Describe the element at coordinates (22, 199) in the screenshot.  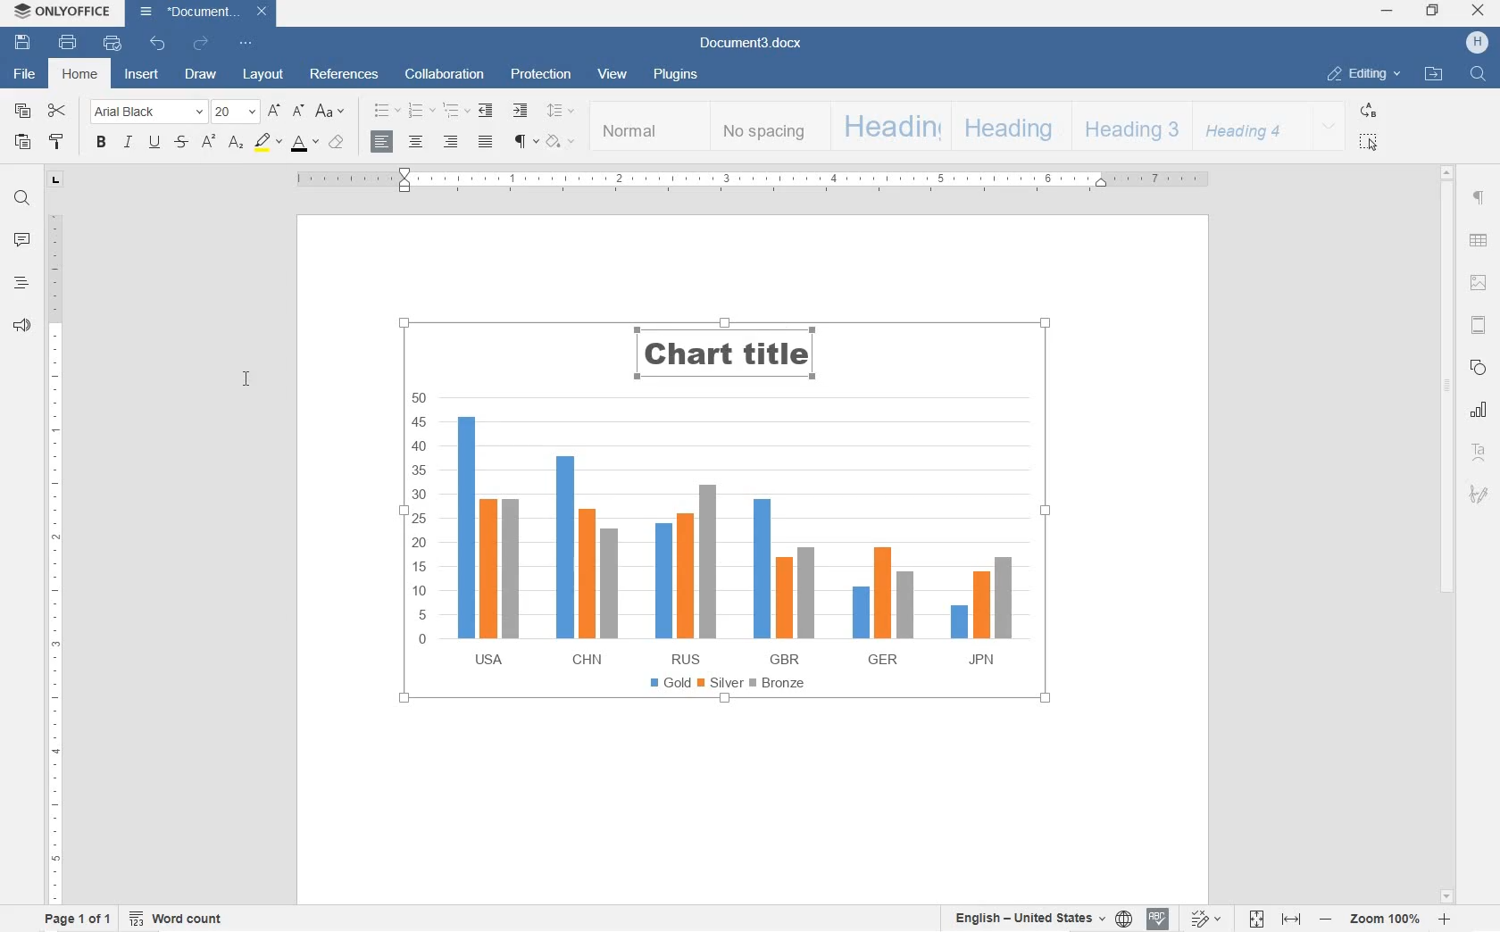
I see `FIND` at that location.